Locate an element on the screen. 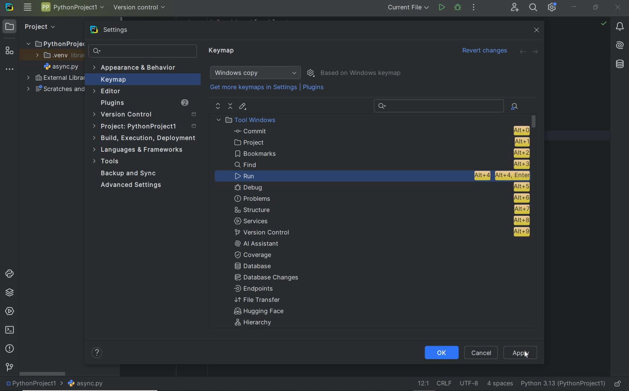 The height and width of the screenshot is (391, 629). notifications is located at coordinates (620, 27).